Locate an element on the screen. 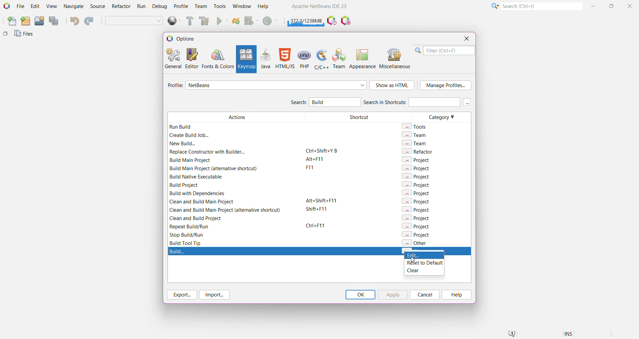 Image resolution: width=639 pixels, height=339 pixels. Show as HTML is located at coordinates (392, 86).